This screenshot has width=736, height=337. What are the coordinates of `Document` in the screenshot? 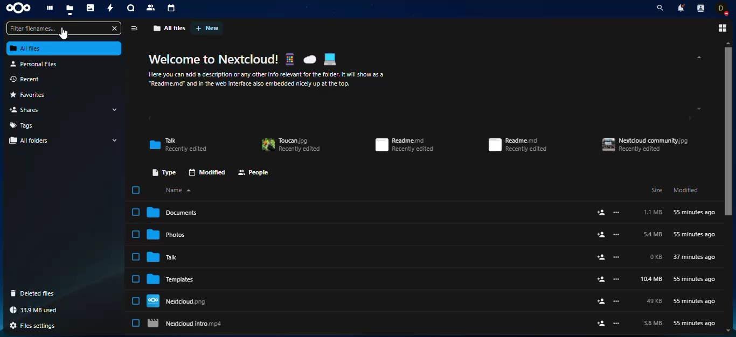 It's located at (369, 212).